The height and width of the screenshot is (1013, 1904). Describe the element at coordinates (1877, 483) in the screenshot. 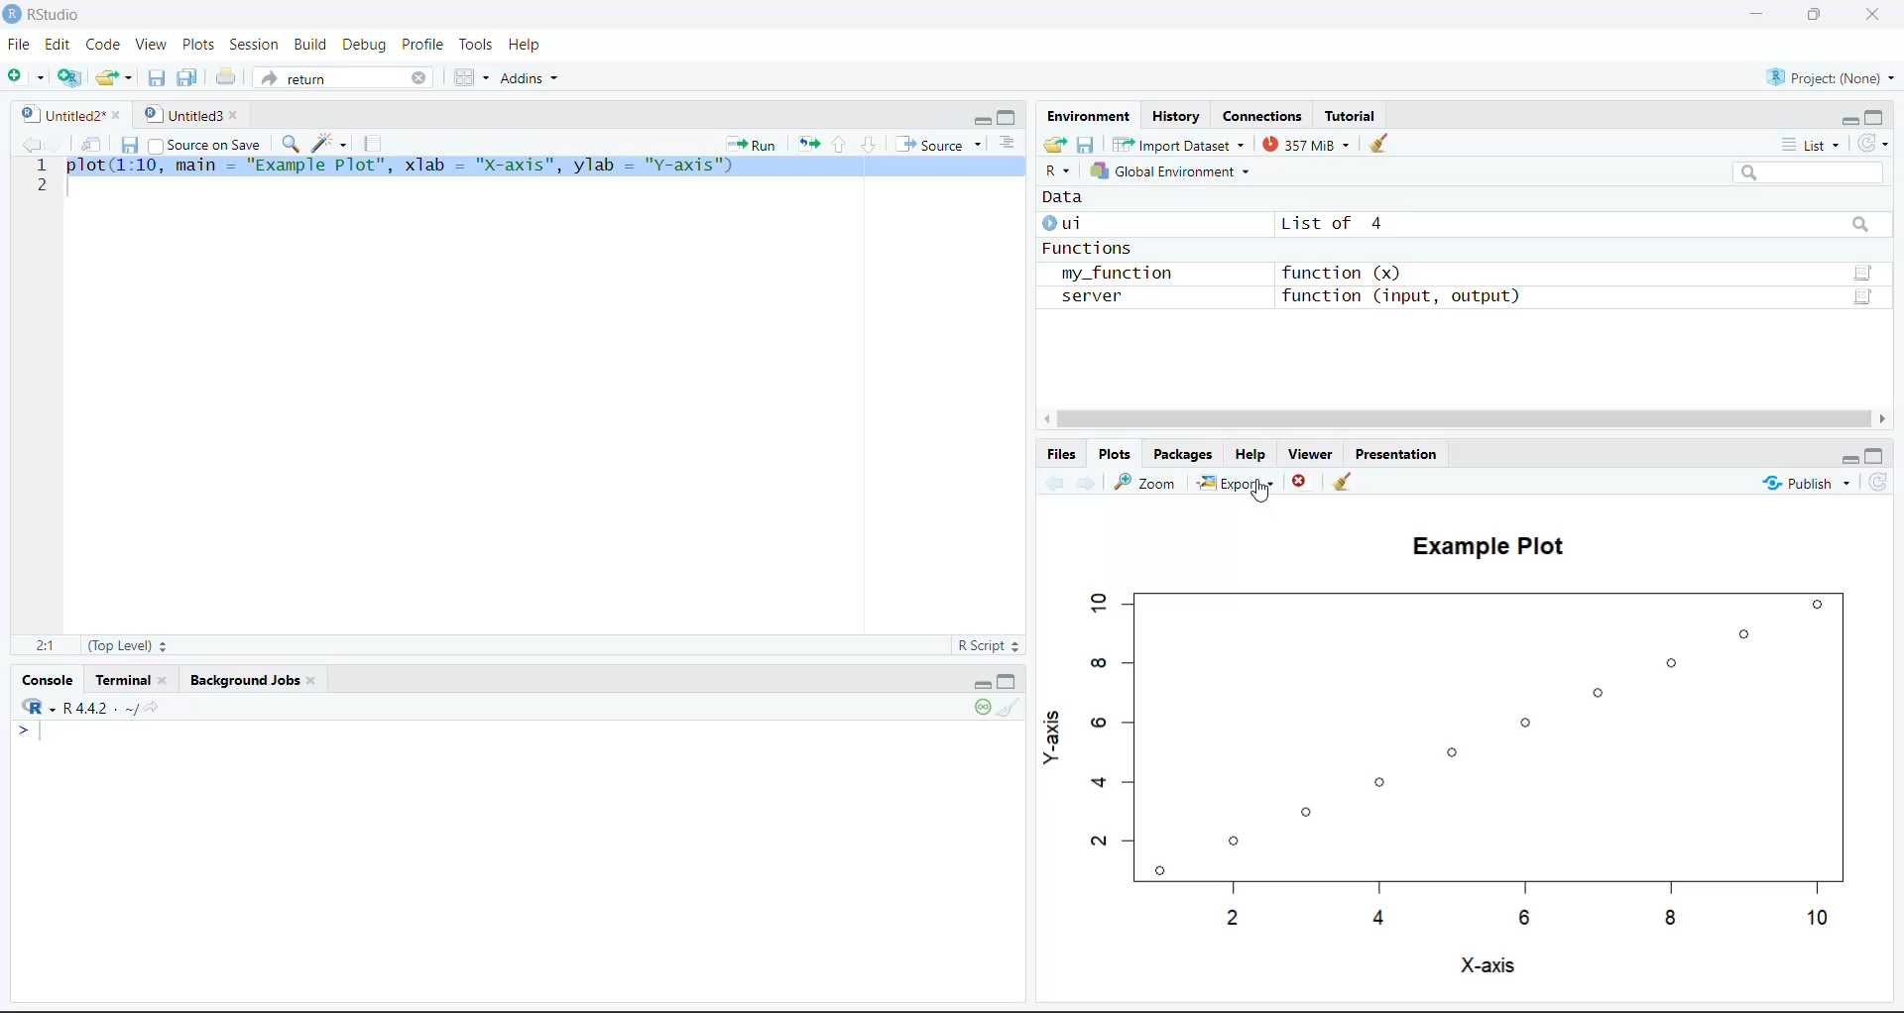

I see `Refresh file listing` at that location.